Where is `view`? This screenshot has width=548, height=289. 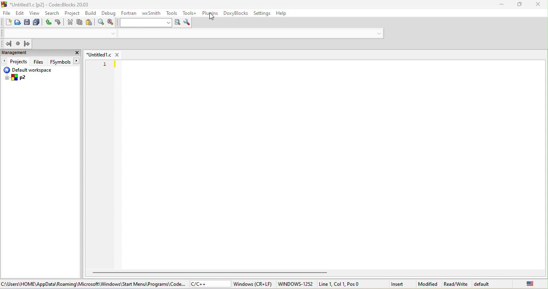
view is located at coordinates (35, 13).